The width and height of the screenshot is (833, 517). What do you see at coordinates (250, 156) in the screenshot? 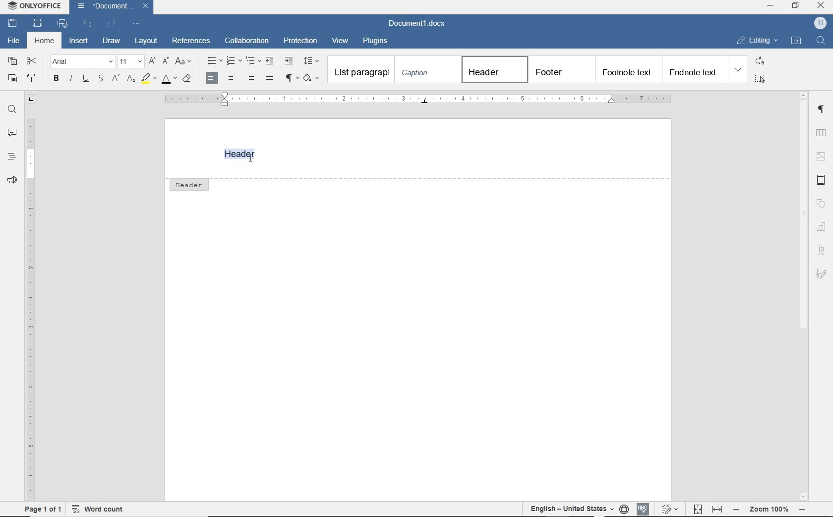
I see `Text cursor` at bounding box center [250, 156].